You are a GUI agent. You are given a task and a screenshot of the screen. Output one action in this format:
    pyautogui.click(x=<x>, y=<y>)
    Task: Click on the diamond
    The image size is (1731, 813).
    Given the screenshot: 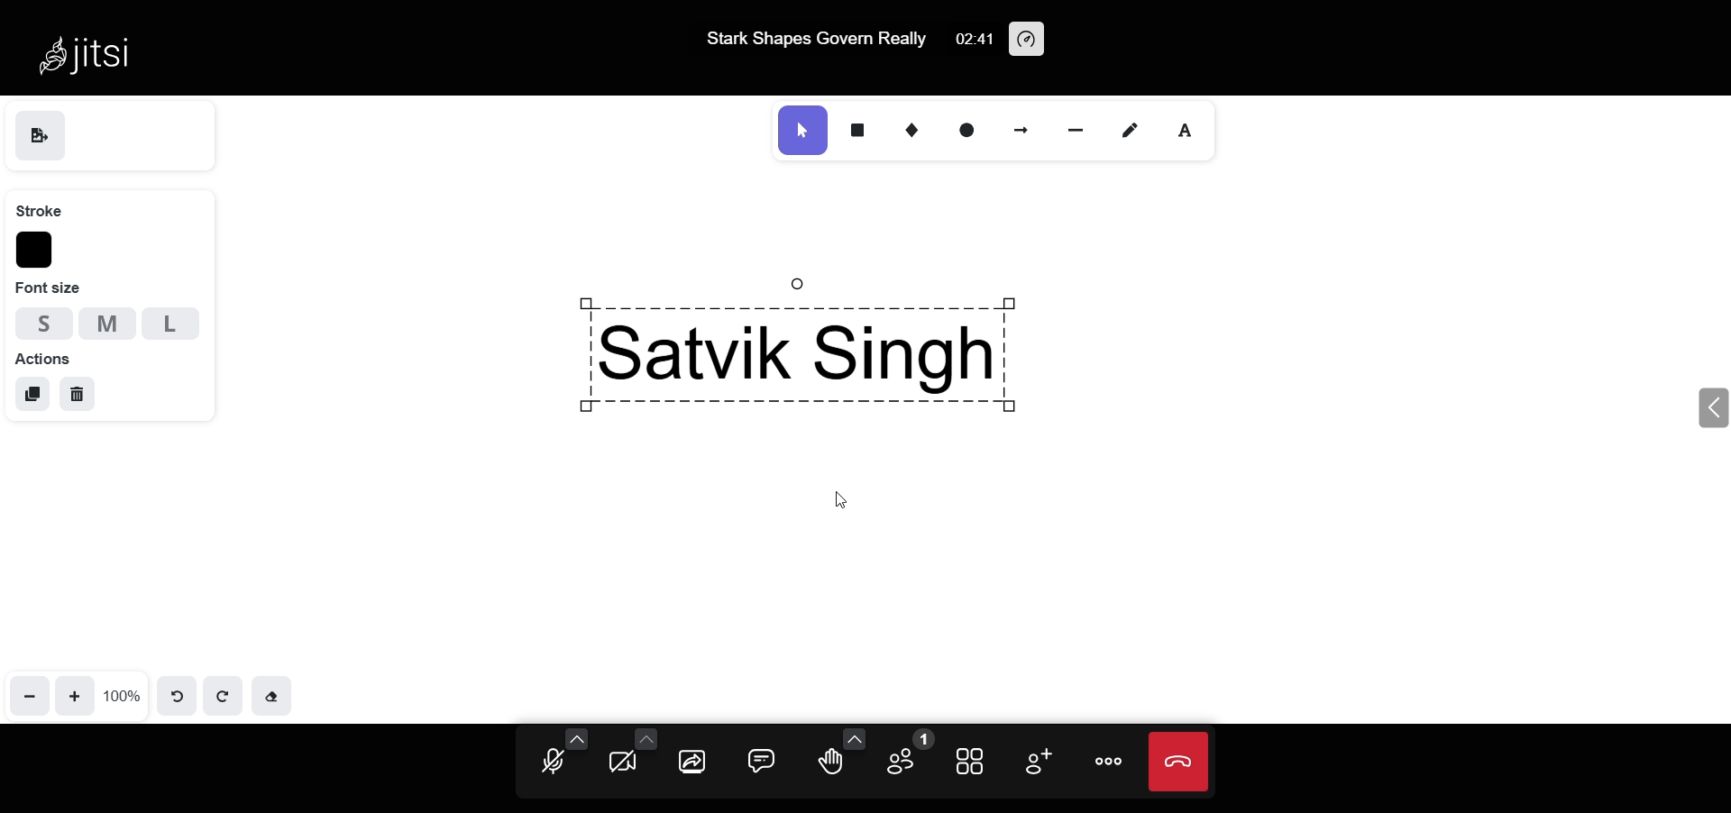 What is the action you would take?
    pyautogui.click(x=916, y=130)
    